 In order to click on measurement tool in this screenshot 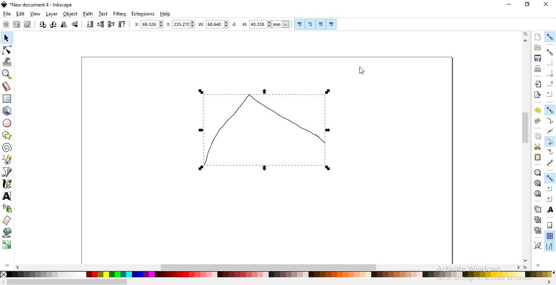, I will do `click(7, 87)`.